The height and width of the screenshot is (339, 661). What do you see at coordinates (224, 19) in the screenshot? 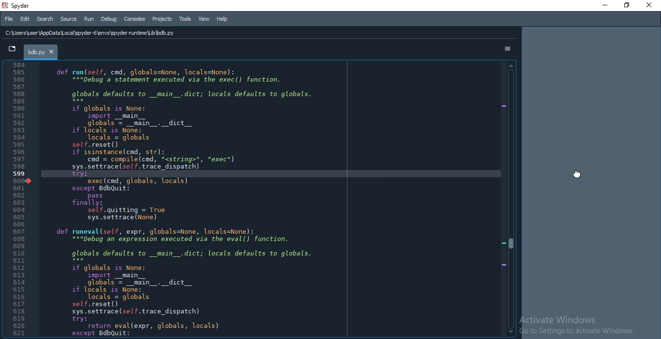
I see `Help` at bounding box center [224, 19].